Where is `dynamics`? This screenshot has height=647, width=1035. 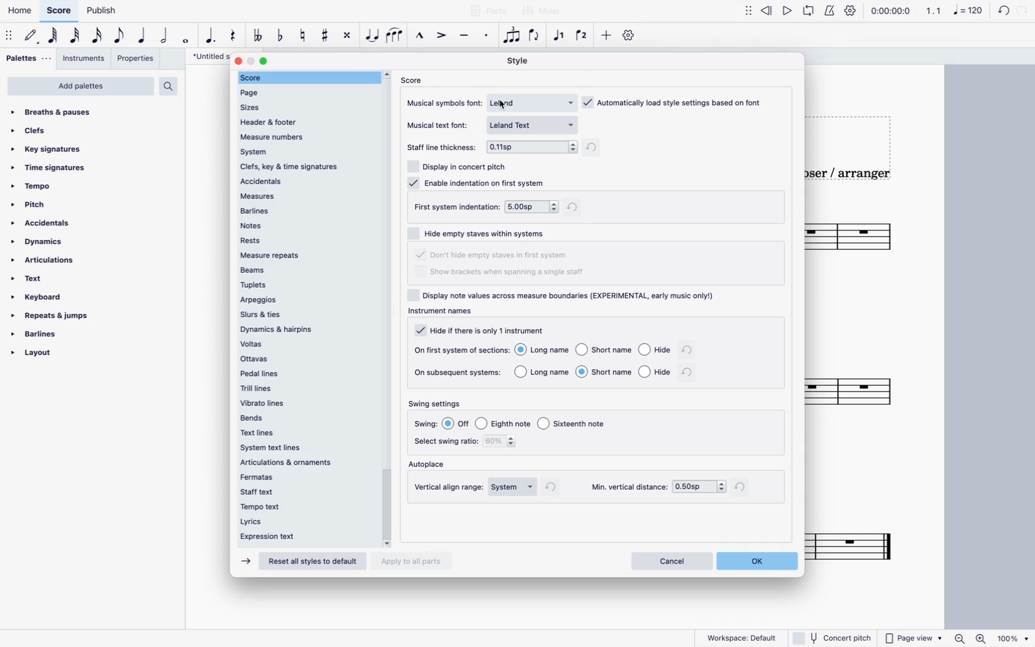 dynamics is located at coordinates (39, 243).